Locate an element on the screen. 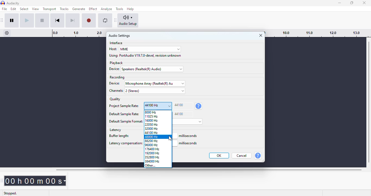  audacity transport toolbar is located at coordinates (2, 20).